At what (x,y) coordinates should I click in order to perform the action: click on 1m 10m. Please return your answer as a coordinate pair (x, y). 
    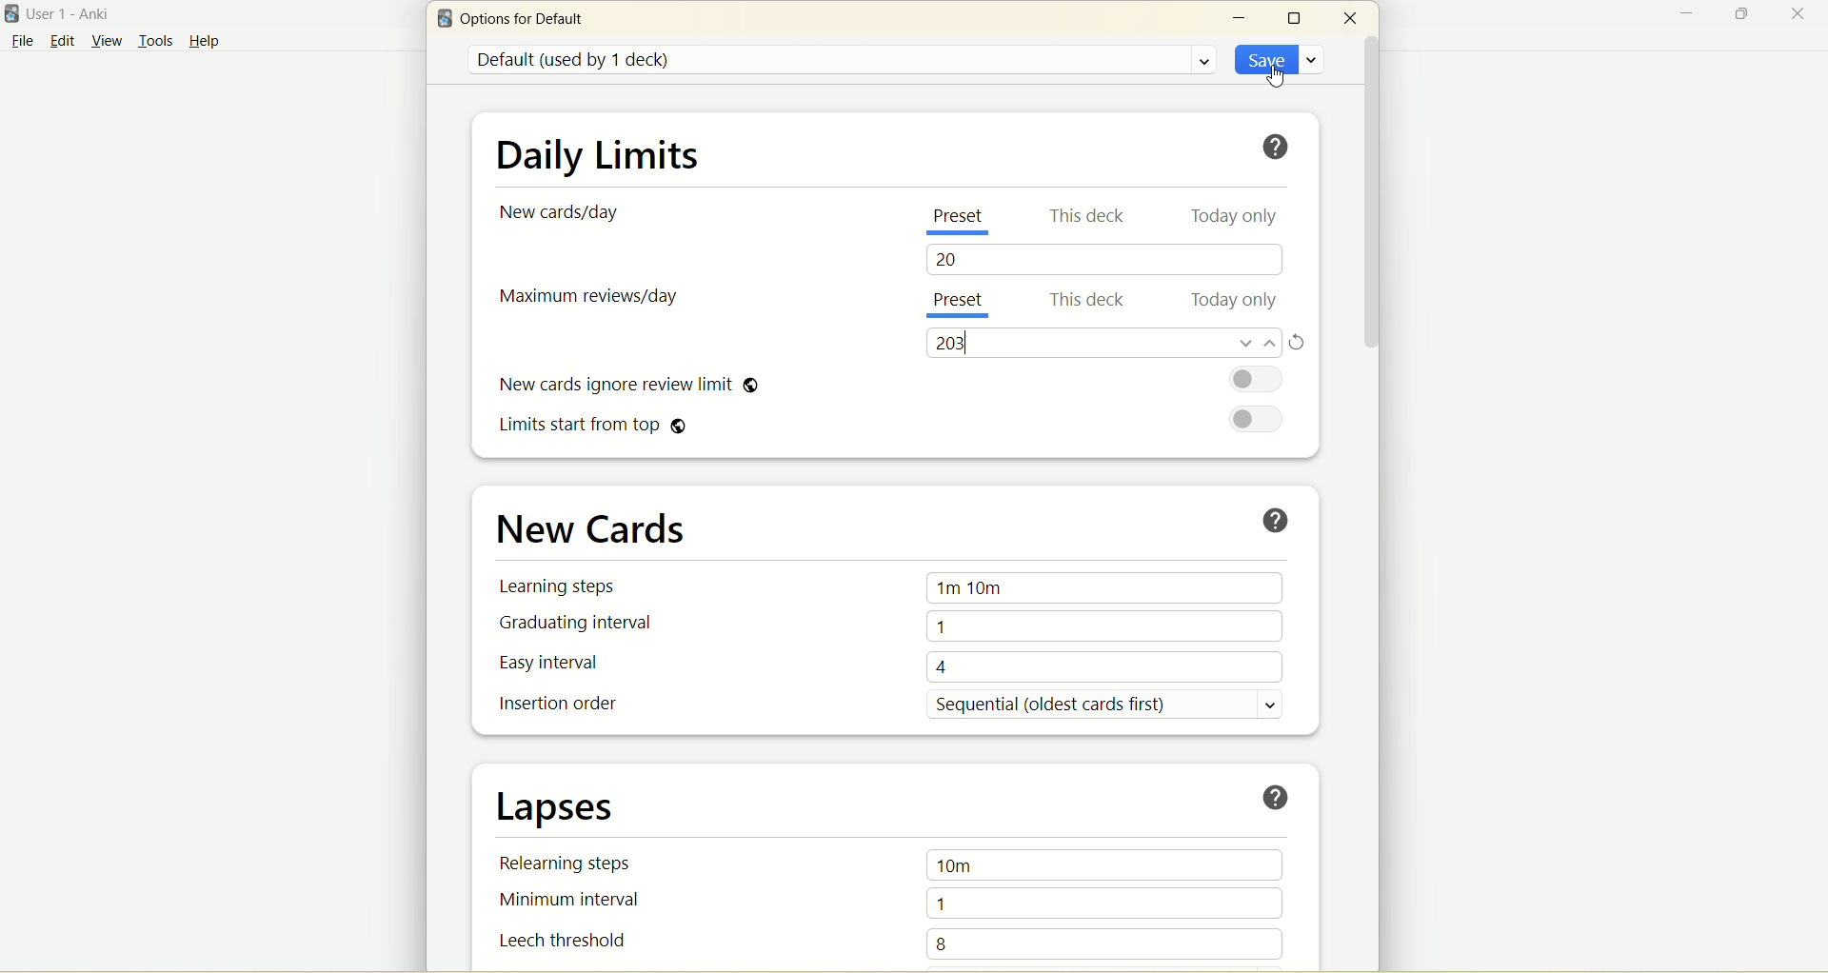
    Looking at the image, I should click on (1110, 584).